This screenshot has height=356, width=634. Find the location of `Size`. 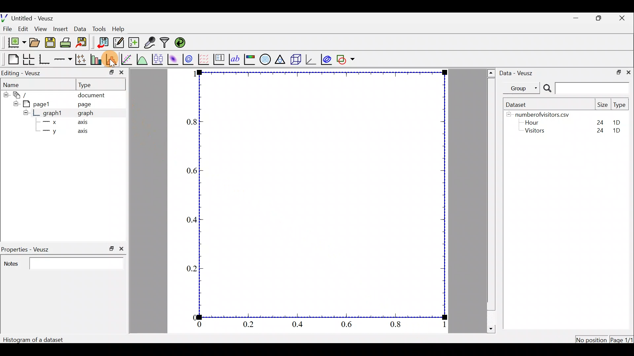

Size is located at coordinates (603, 105).